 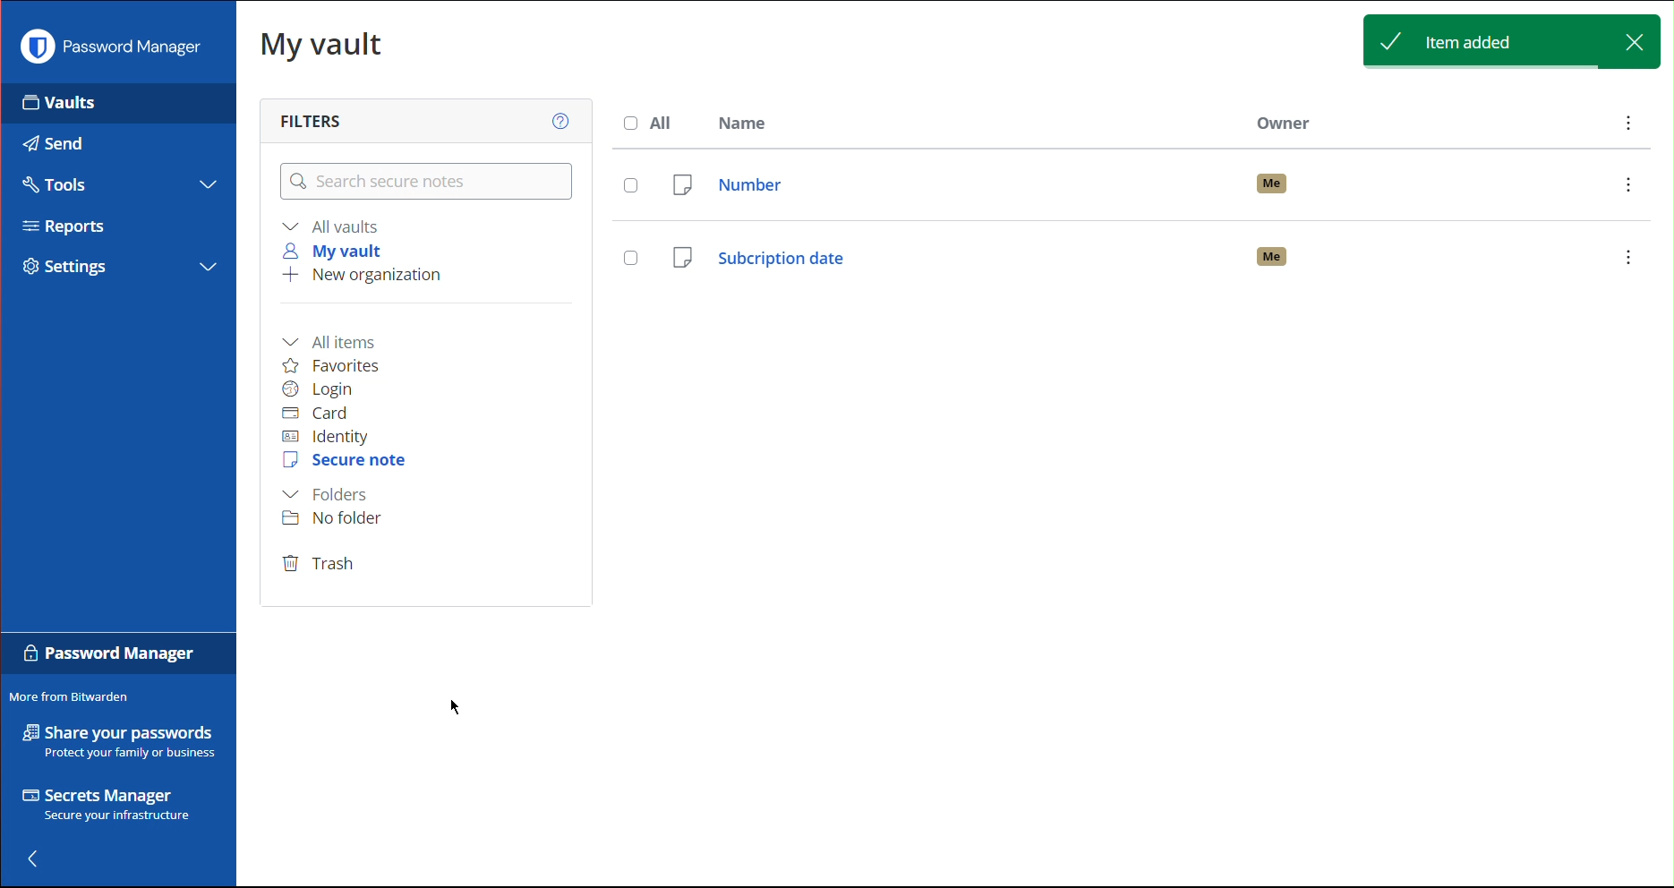 I want to click on Favorites, so click(x=332, y=365).